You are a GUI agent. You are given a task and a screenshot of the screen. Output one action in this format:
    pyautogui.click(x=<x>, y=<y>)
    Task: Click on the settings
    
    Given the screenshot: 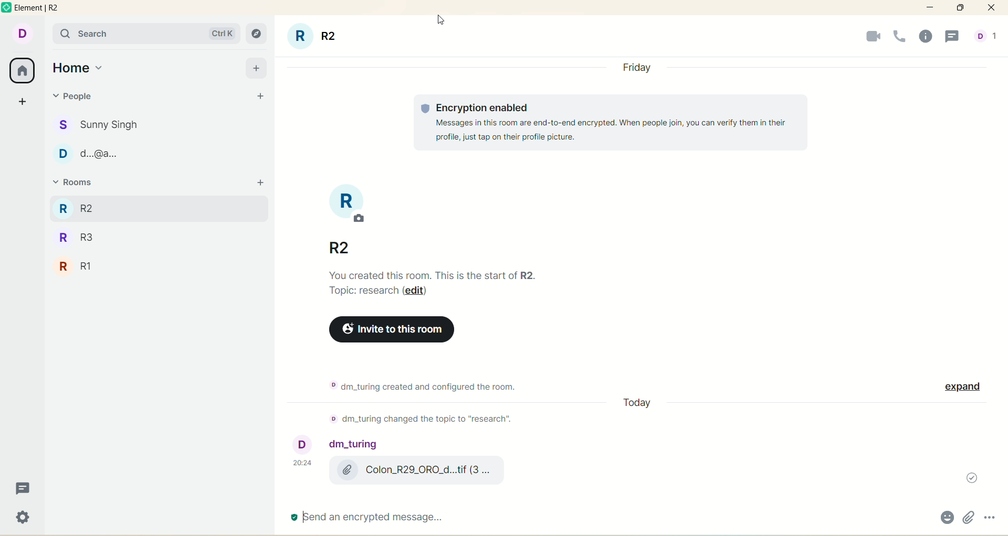 What is the action you would take?
    pyautogui.click(x=24, y=519)
    